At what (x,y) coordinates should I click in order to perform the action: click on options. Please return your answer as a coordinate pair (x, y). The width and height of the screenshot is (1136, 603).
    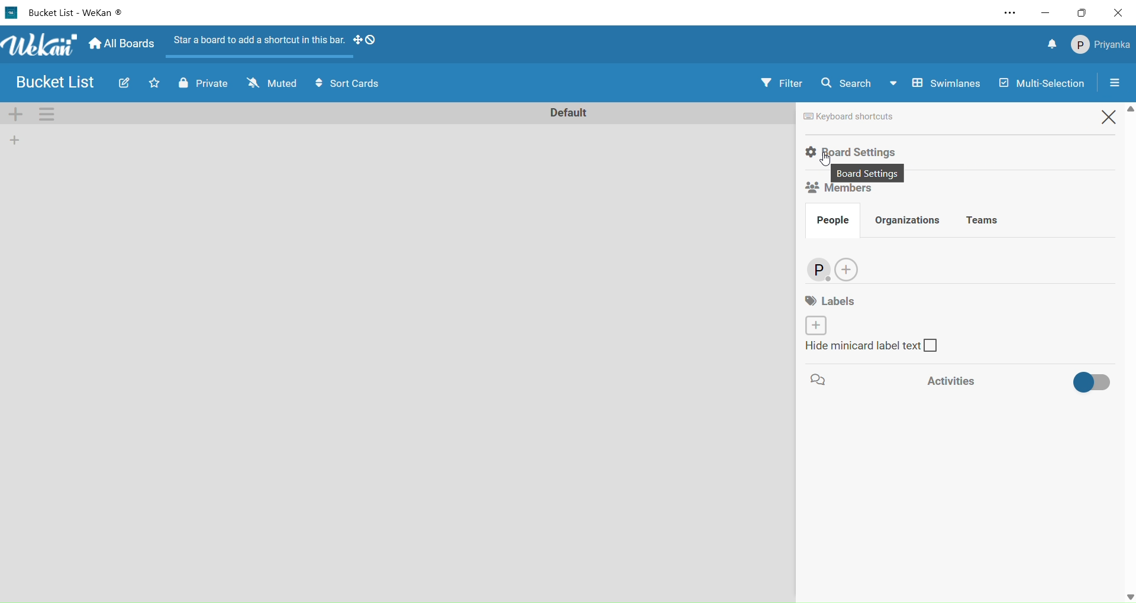
    Looking at the image, I should click on (1118, 83).